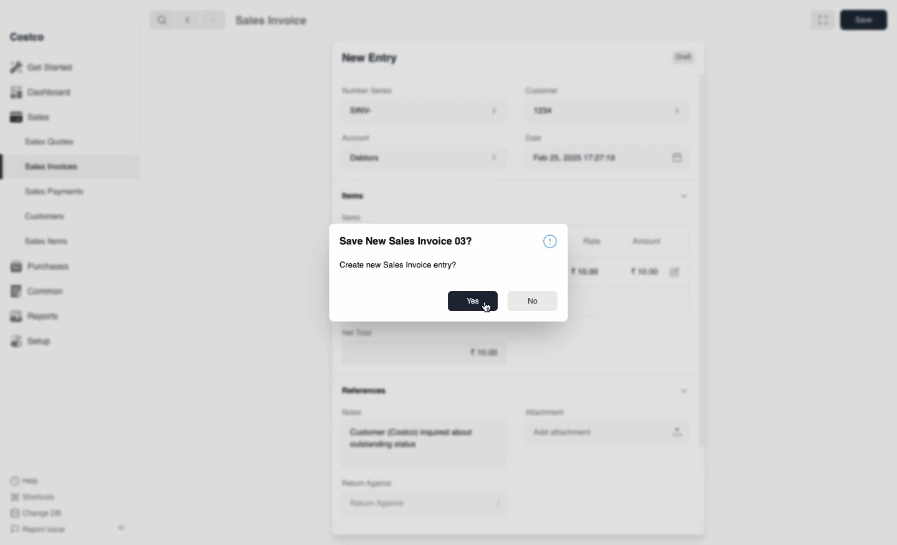 The width and height of the screenshot is (897, 545). Describe the element at coordinates (356, 195) in the screenshot. I see `` at that location.